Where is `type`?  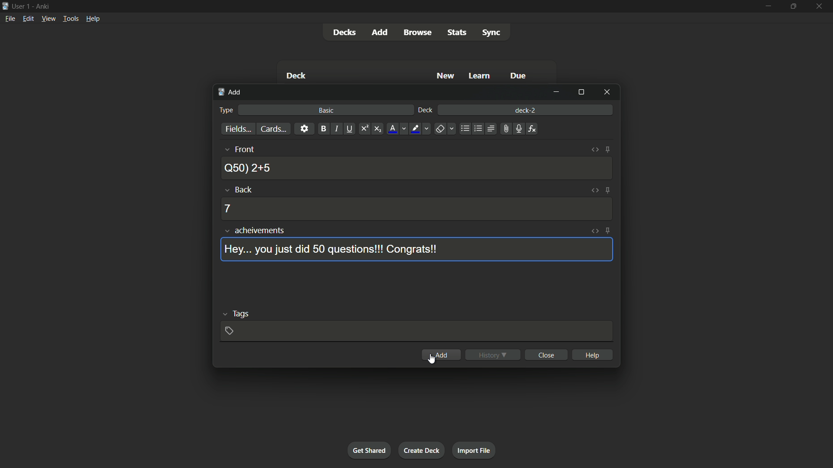 type is located at coordinates (226, 110).